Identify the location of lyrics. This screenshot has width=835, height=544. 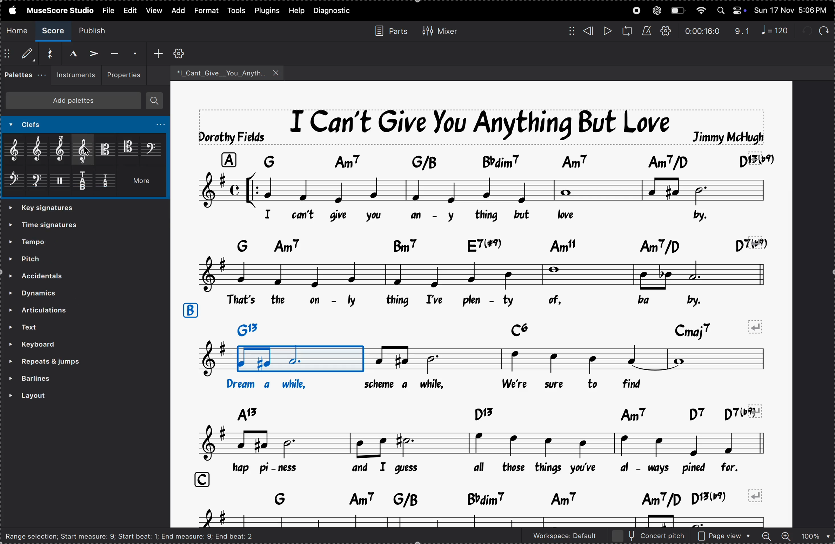
(486, 301).